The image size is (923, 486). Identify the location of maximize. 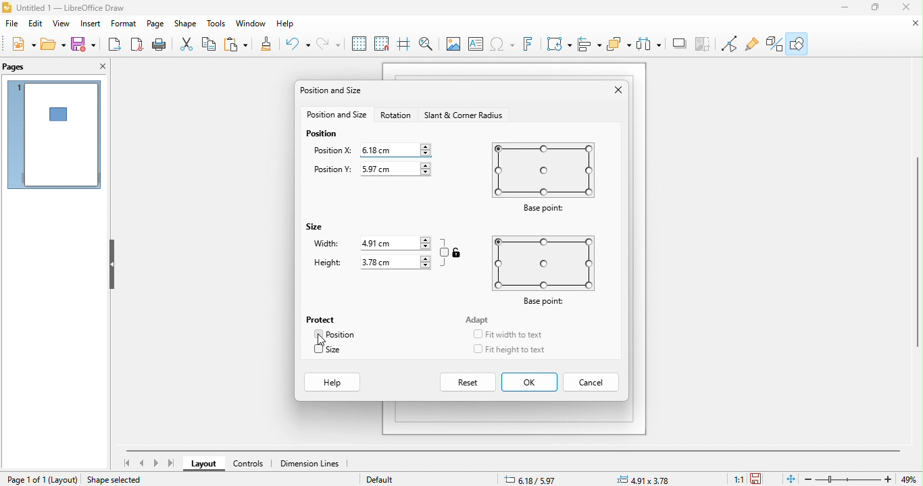
(876, 7).